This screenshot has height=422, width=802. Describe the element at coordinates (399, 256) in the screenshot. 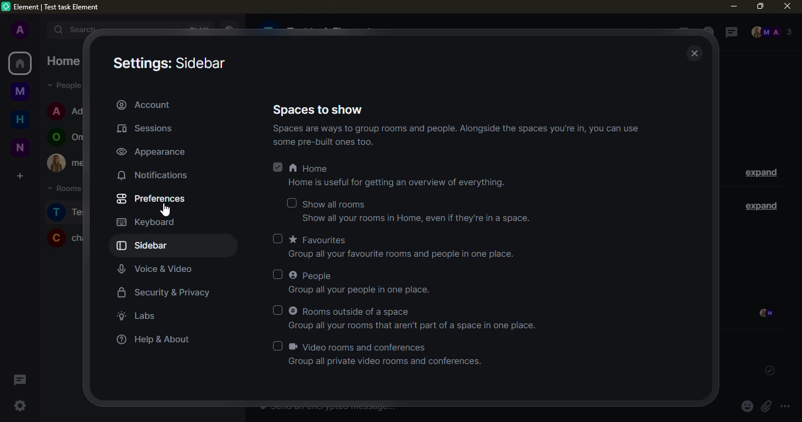

I see `info` at that location.